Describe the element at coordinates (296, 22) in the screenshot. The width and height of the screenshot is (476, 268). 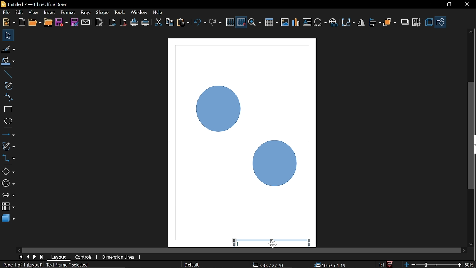
I see `Diagram` at that location.